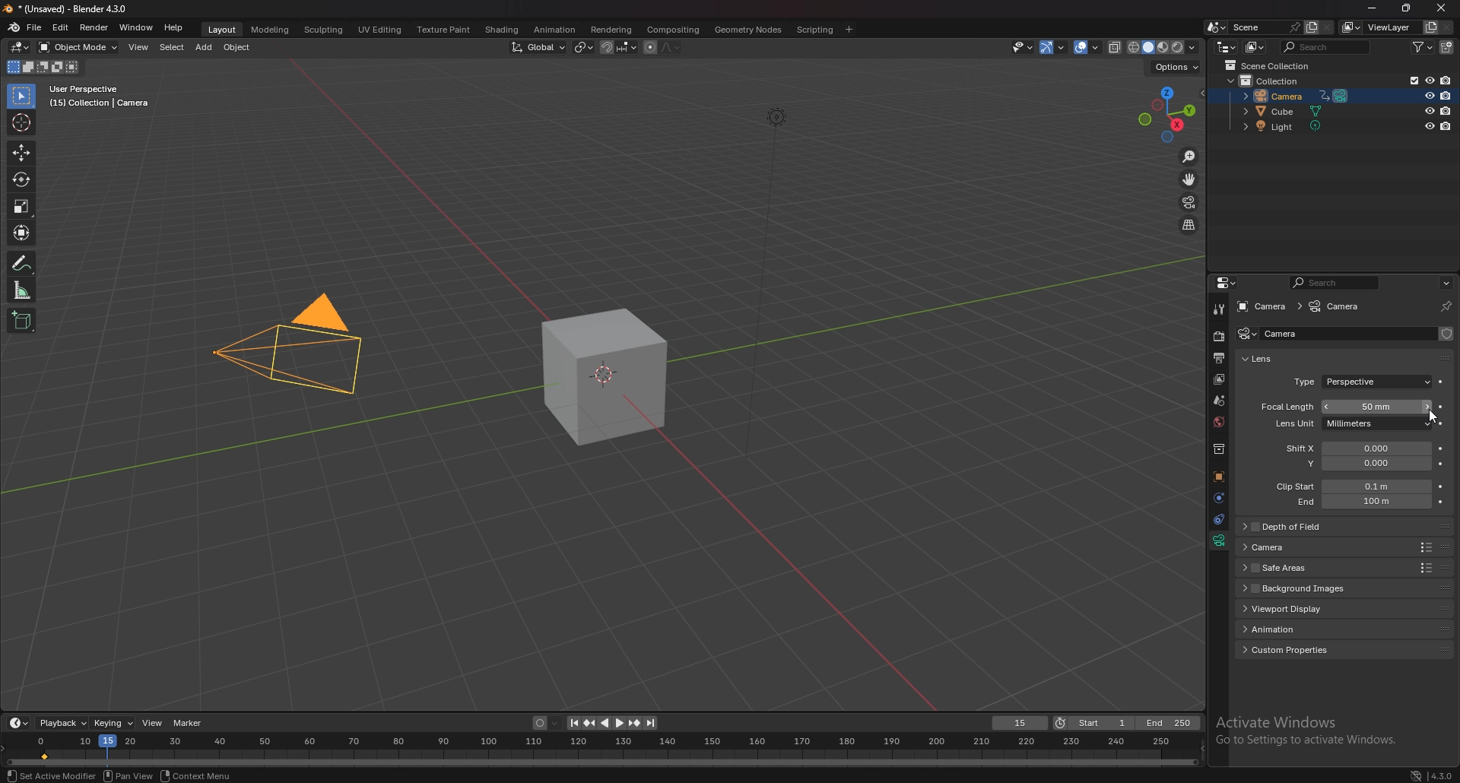 This screenshot has width=1460, height=783. Describe the element at coordinates (1301, 627) in the screenshot. I see `animation` at that location.